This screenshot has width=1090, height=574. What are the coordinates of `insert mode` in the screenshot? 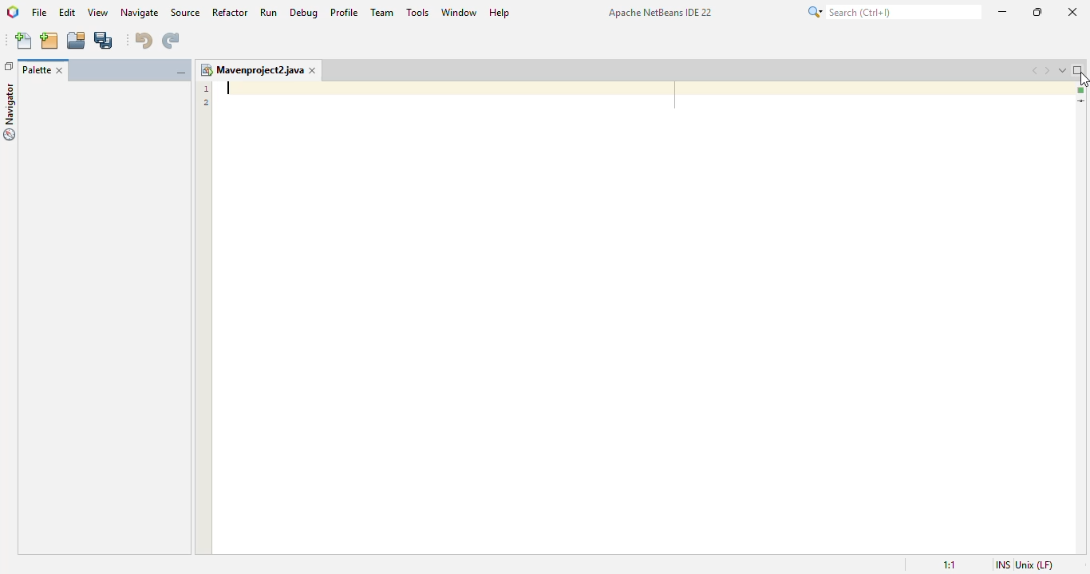 It's located at (1003, 564).